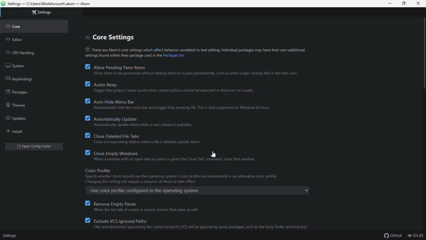  I want to click on Core, so click(34, 26).